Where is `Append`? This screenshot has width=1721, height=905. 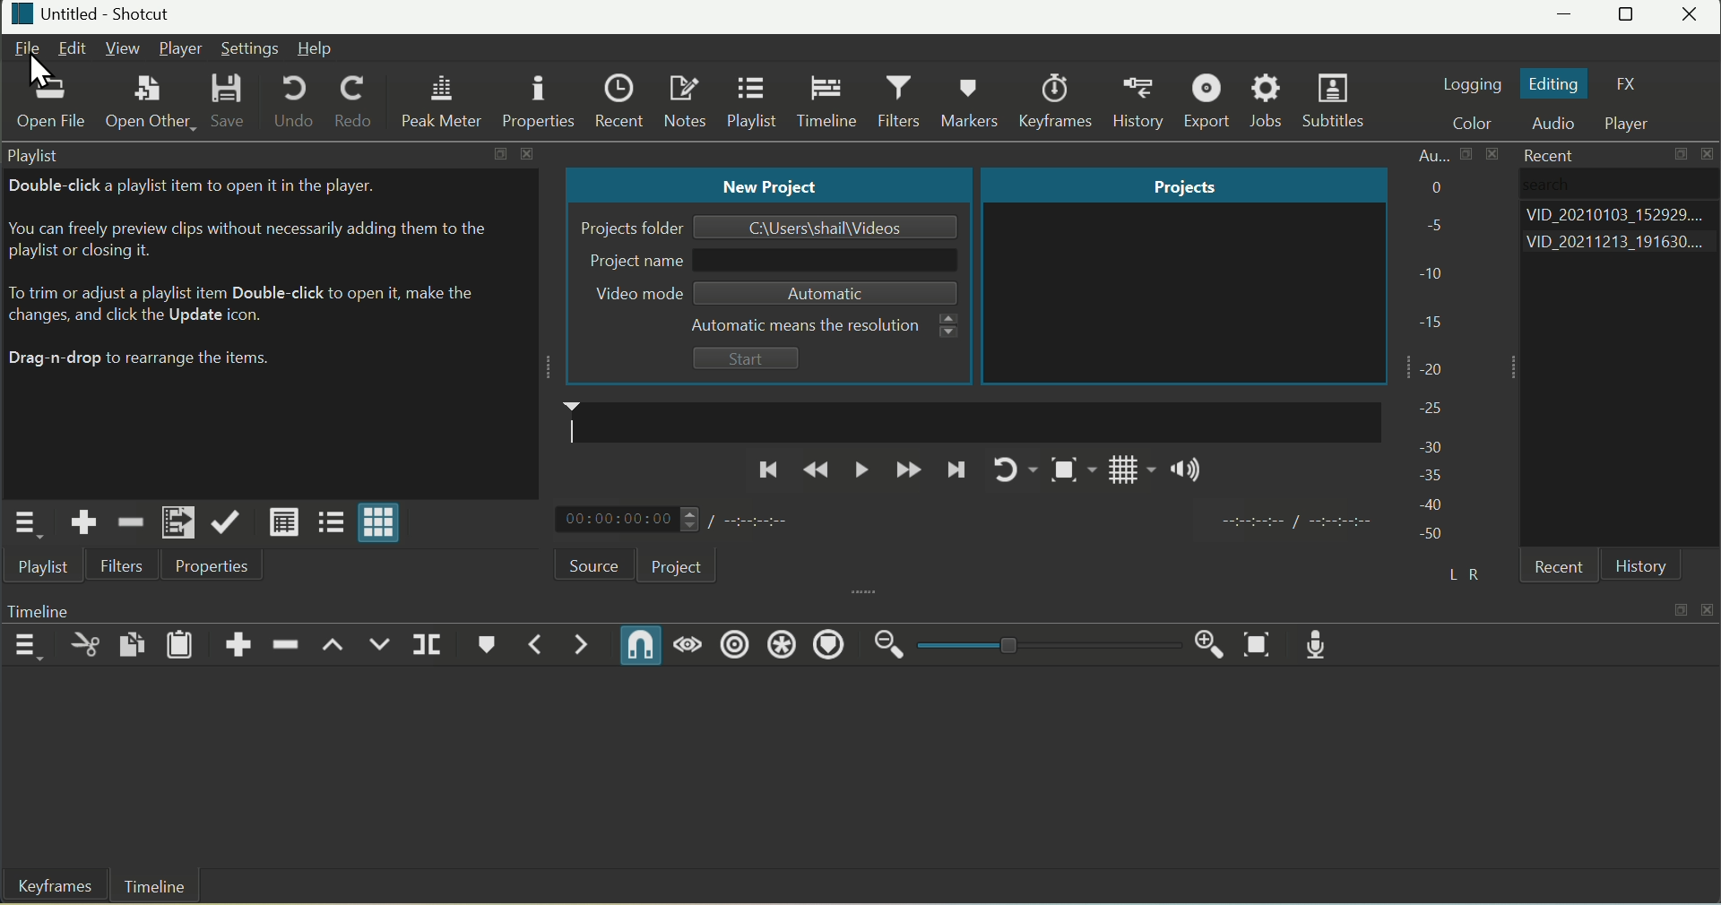
Append is located at coordinates (241, 641).